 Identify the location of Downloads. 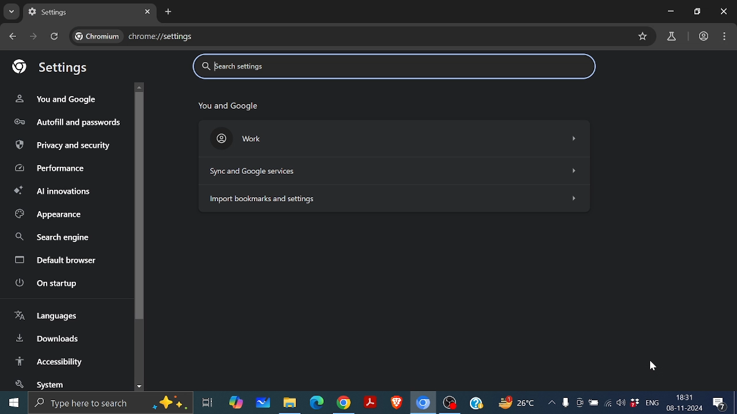
(51, 339).